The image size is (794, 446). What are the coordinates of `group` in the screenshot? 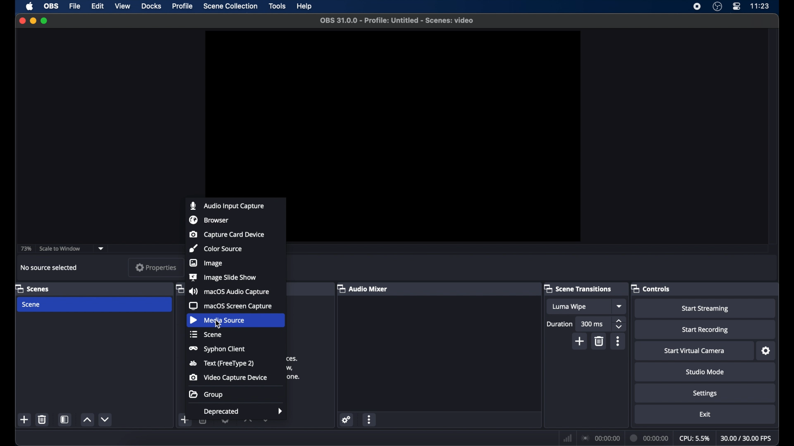 It's located at (206, 394).